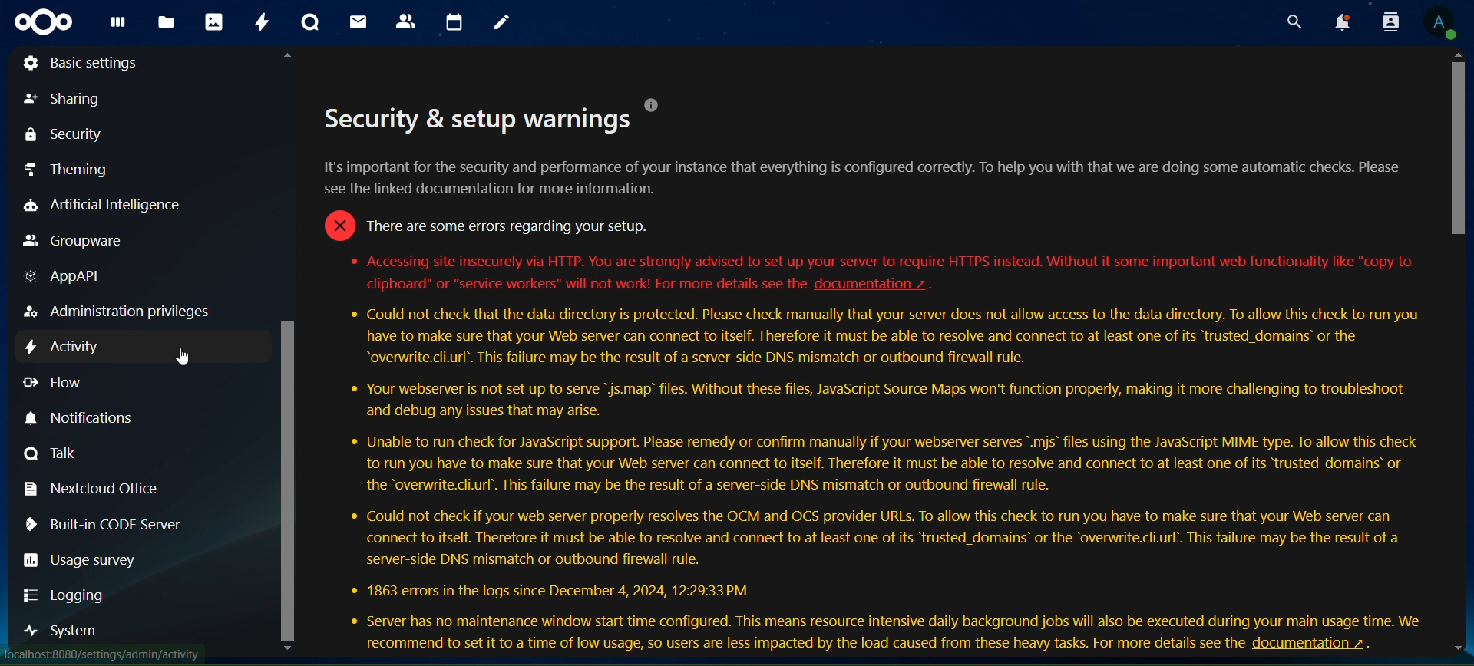 The height and width of the screenshot is (666, 1474). What do you see at coordinates (455, 22) in the screenshot?
I see `calendar` at bounding box center [455, 22].